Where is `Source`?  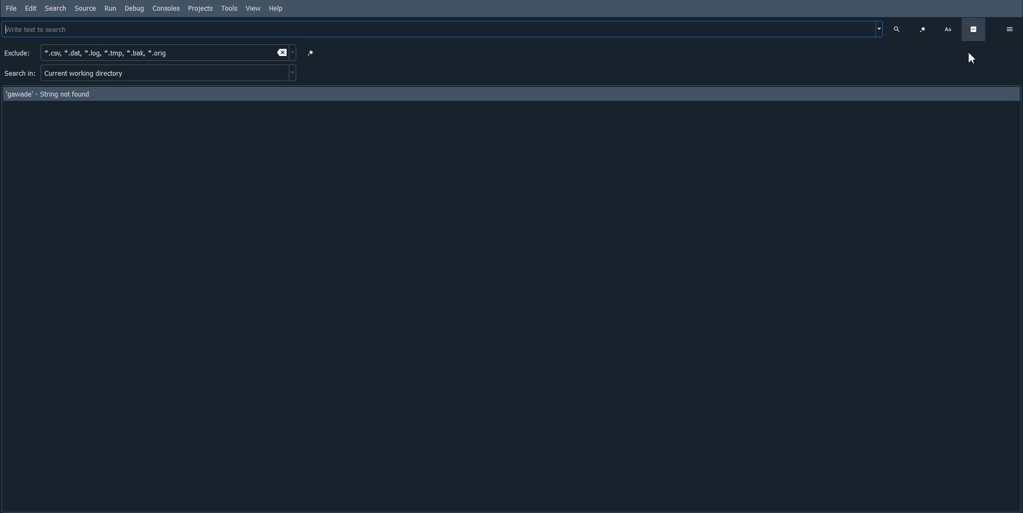
Source is located at coordinates (86, 8).